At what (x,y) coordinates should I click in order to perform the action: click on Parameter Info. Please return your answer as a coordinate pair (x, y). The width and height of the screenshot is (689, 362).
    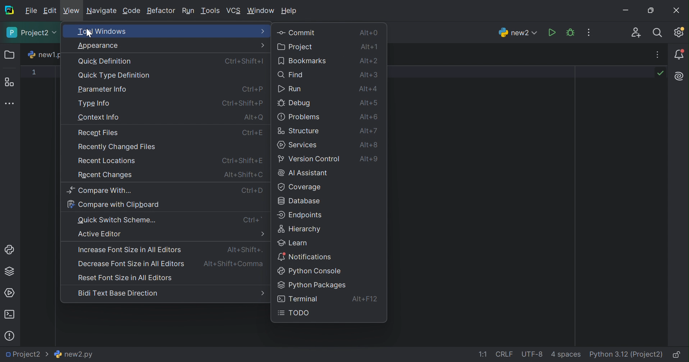
    Looking at the image, I should click on (102, 89).